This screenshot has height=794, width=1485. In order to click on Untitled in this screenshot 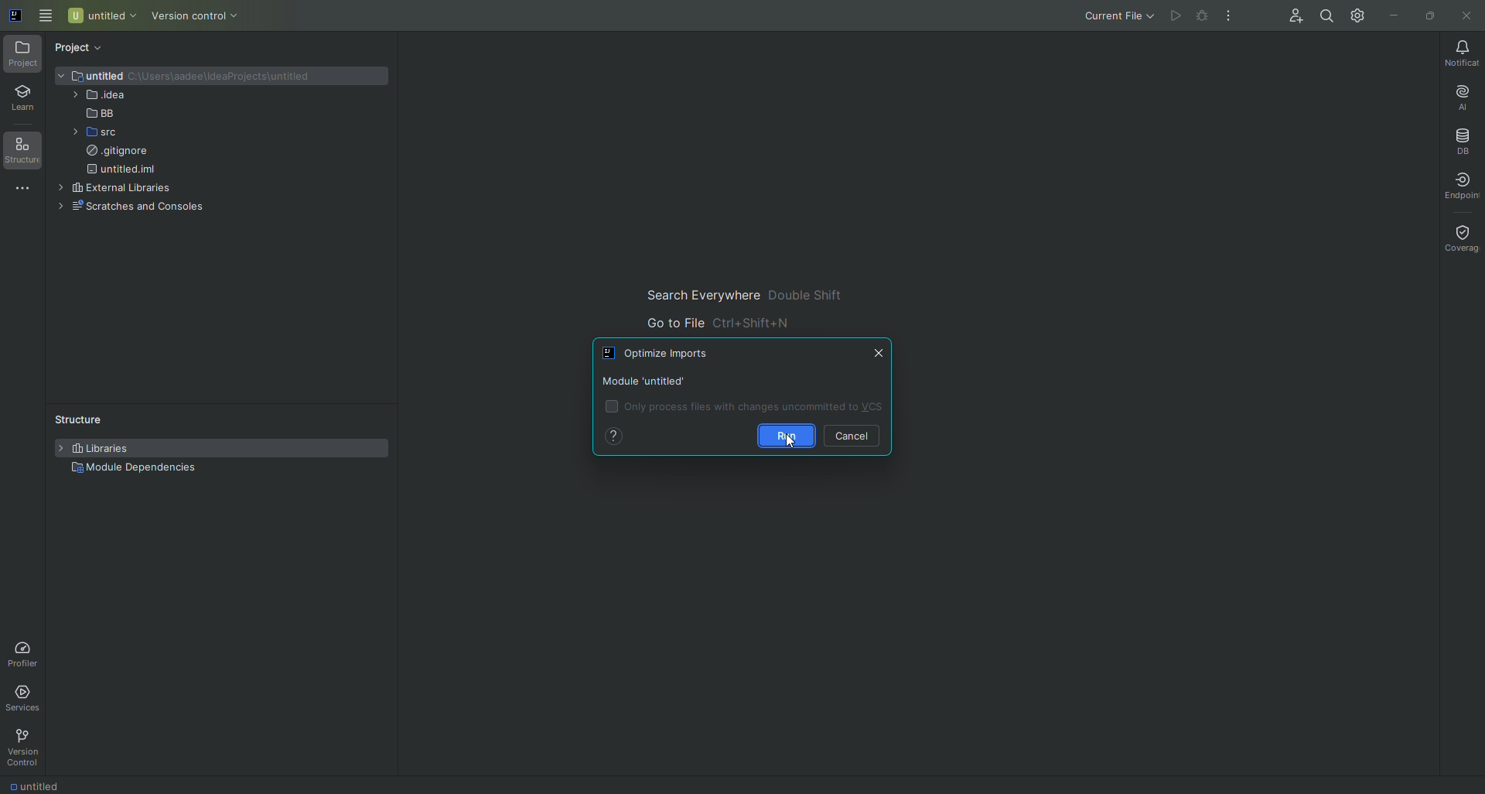, I will do `click(91, 75)`.